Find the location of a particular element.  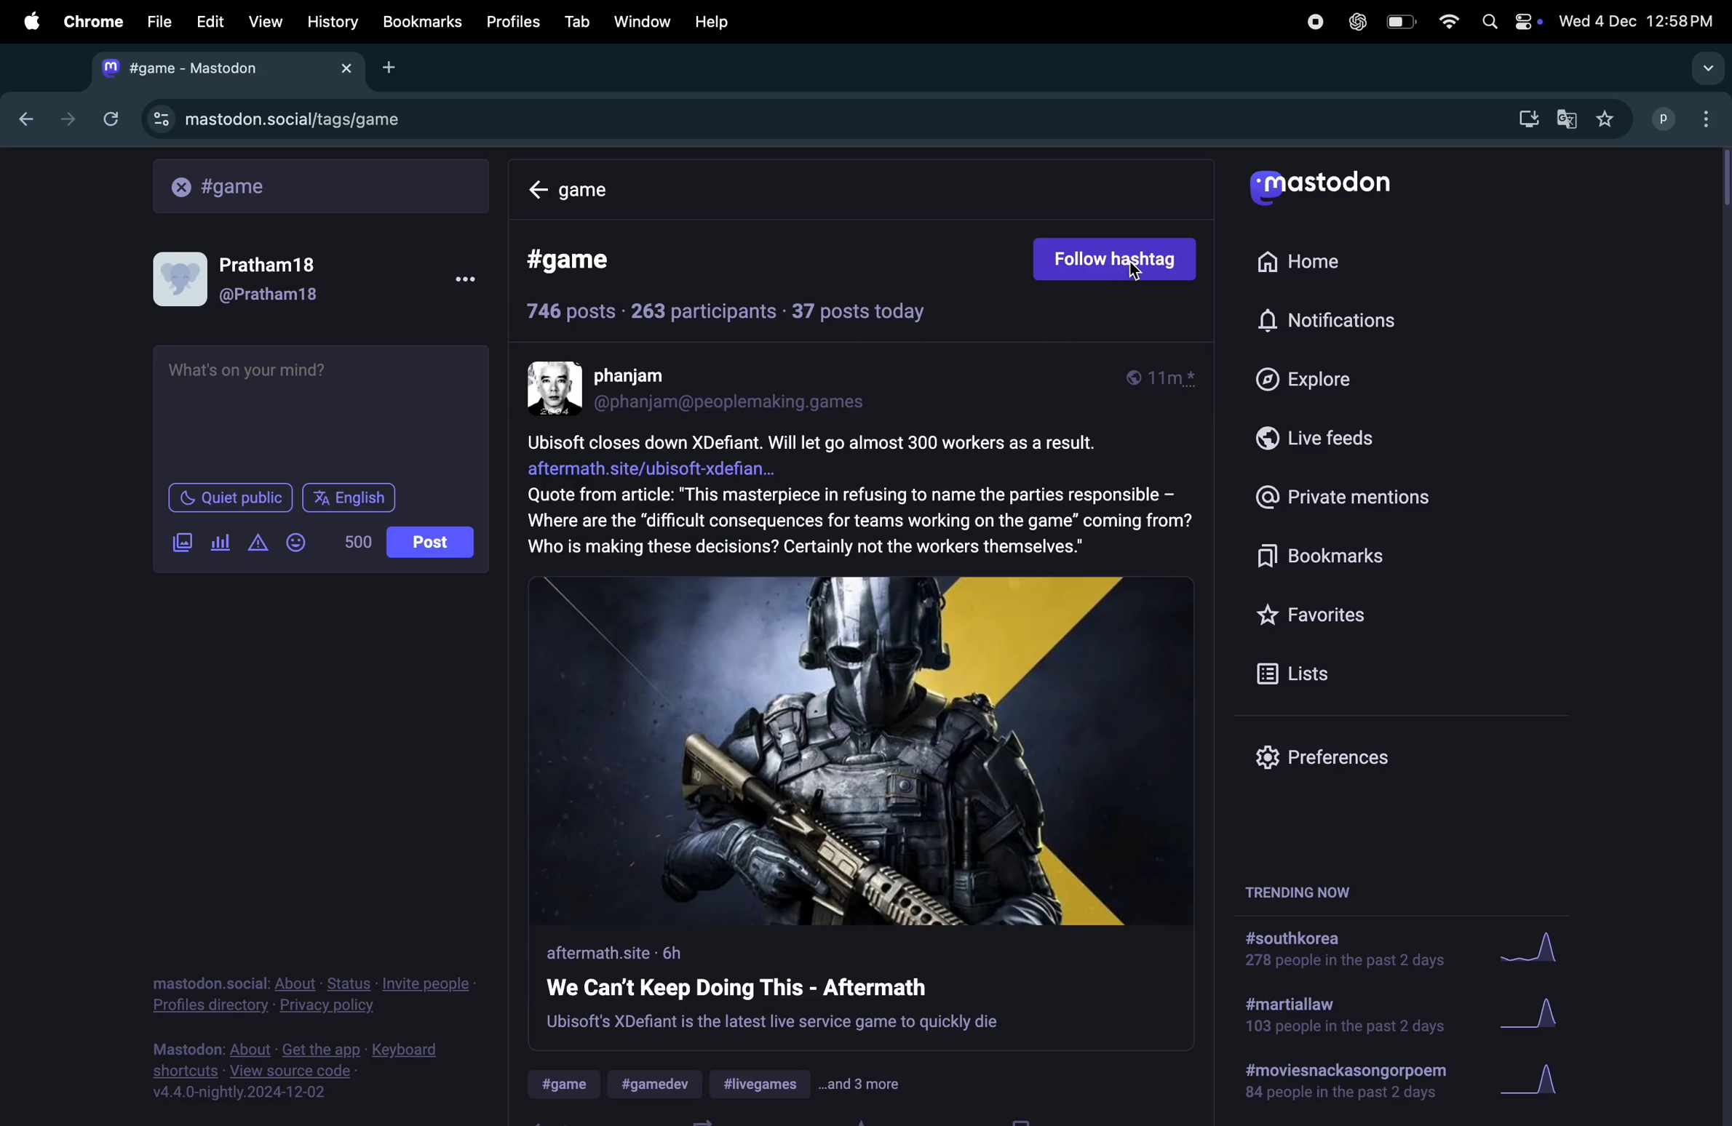

drop down menu is located at coordinates (1701, 65).